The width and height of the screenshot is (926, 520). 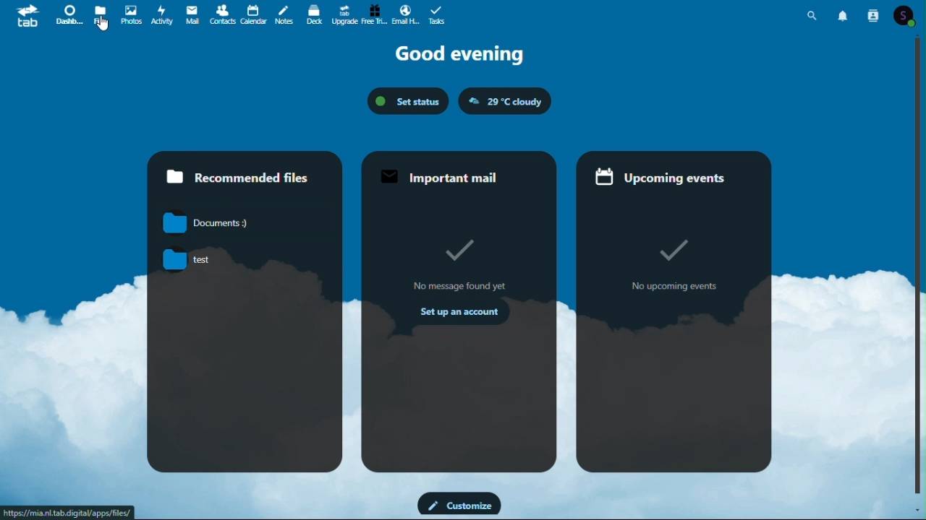 I want to click on dashboard, so click(x=66, y=14).